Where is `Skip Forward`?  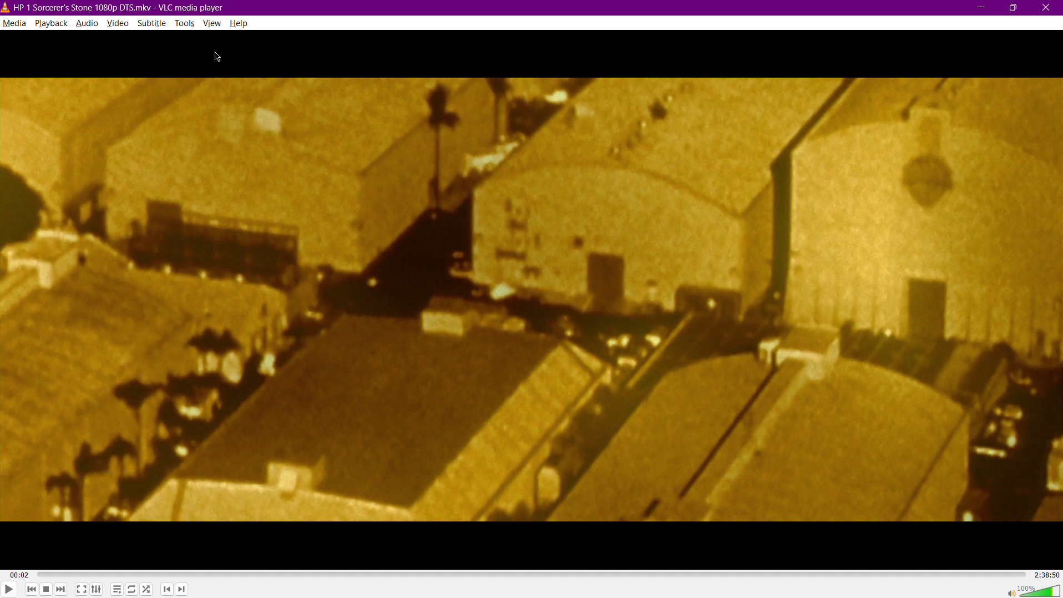 Skip Forward is located at coordinates (62, 590).